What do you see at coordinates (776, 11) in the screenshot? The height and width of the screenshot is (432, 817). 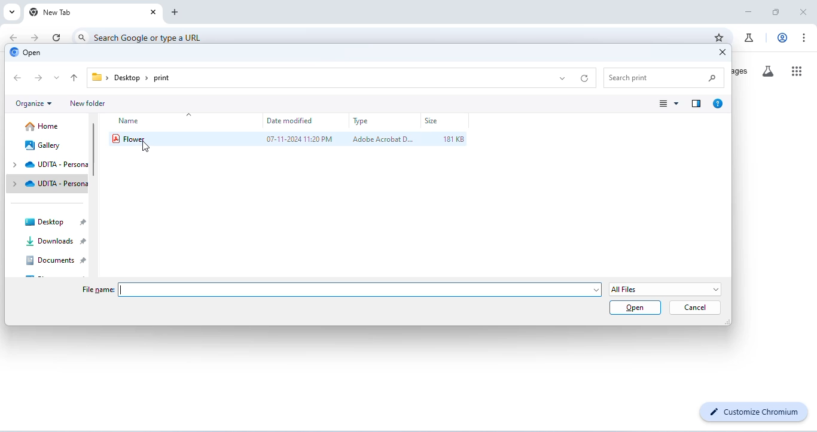 I see `maximize` at bounding box center [776, 11].